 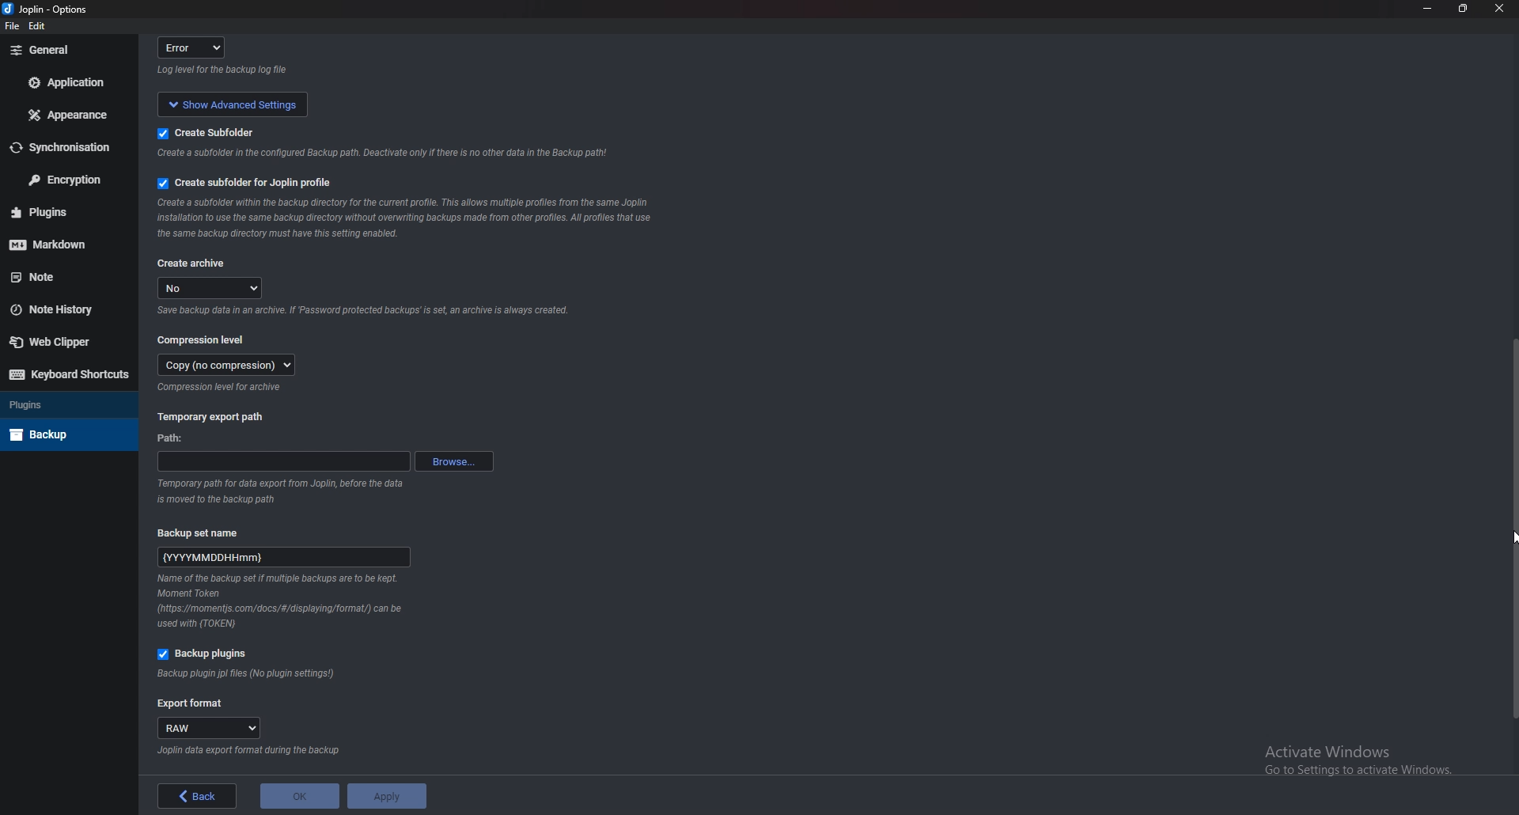 I want to click on Plugins, so click(x=62, y=212).